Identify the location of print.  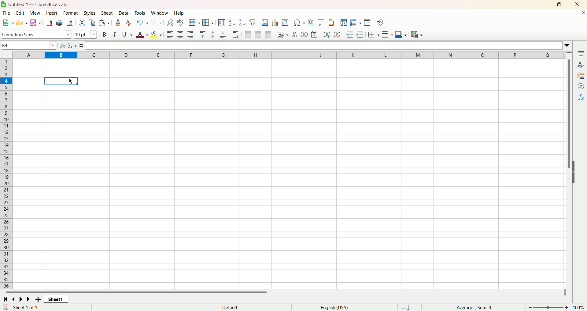
(60, 23).